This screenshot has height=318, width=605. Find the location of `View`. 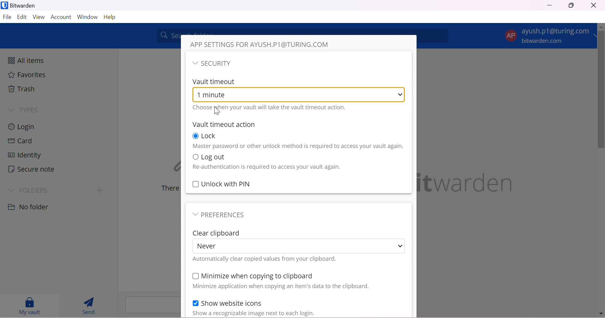

View is located at coordinates (39, 17).